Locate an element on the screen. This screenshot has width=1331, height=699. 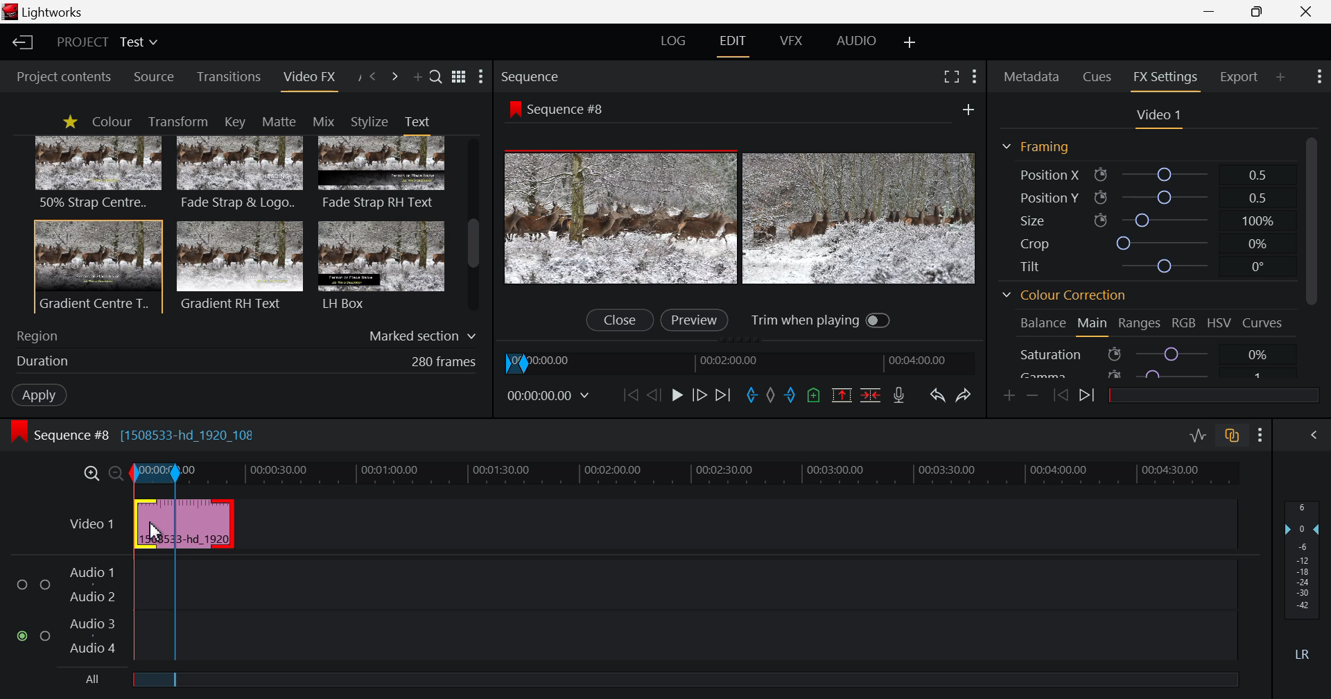
Project contents is located at coordinates (62, 76).